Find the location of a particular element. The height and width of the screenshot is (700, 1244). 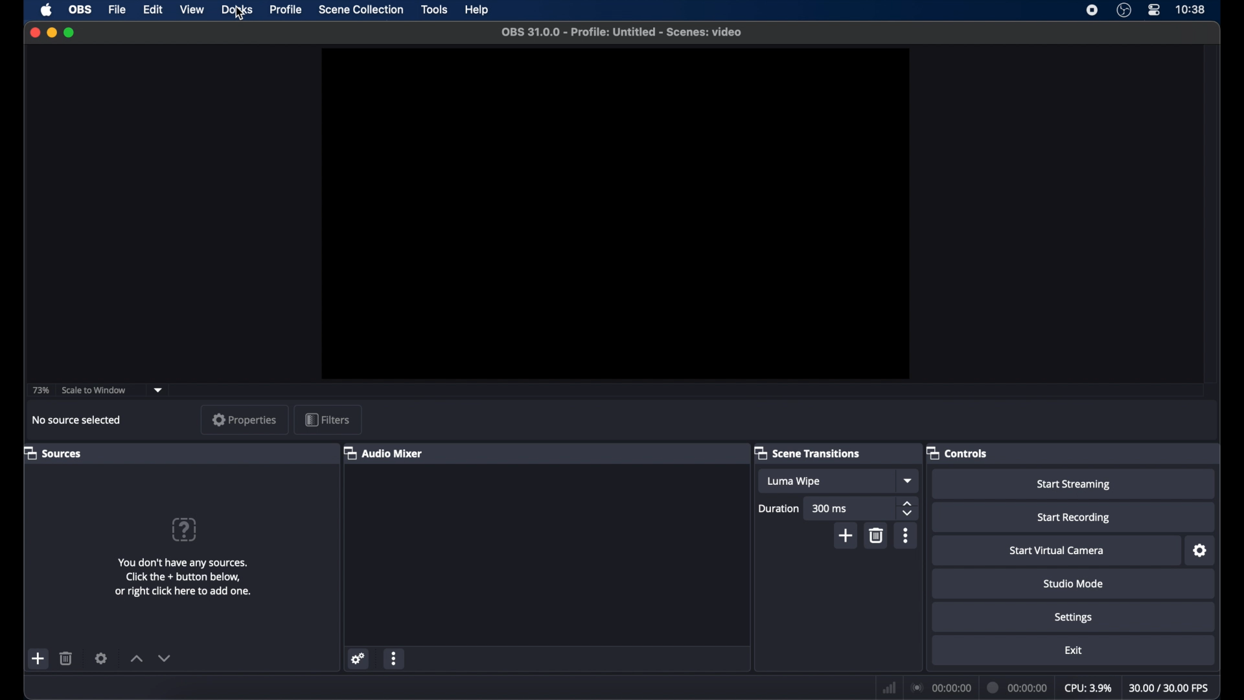

add is located at coordinates (39, 659).